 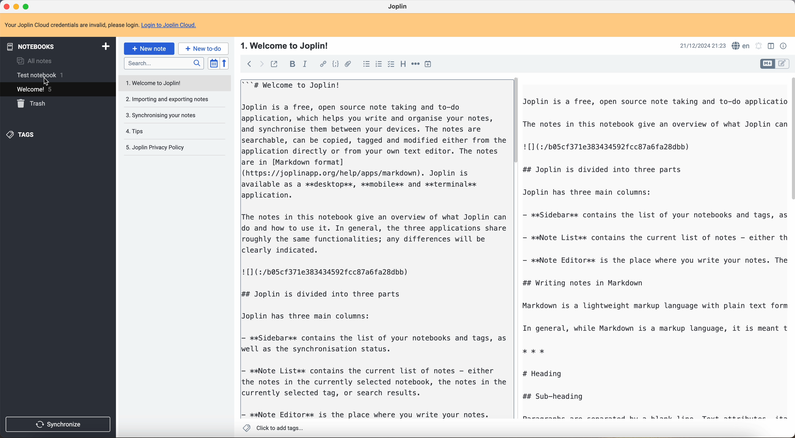 I want to click on Joplin privacy policy, so click(x=156, y=148).